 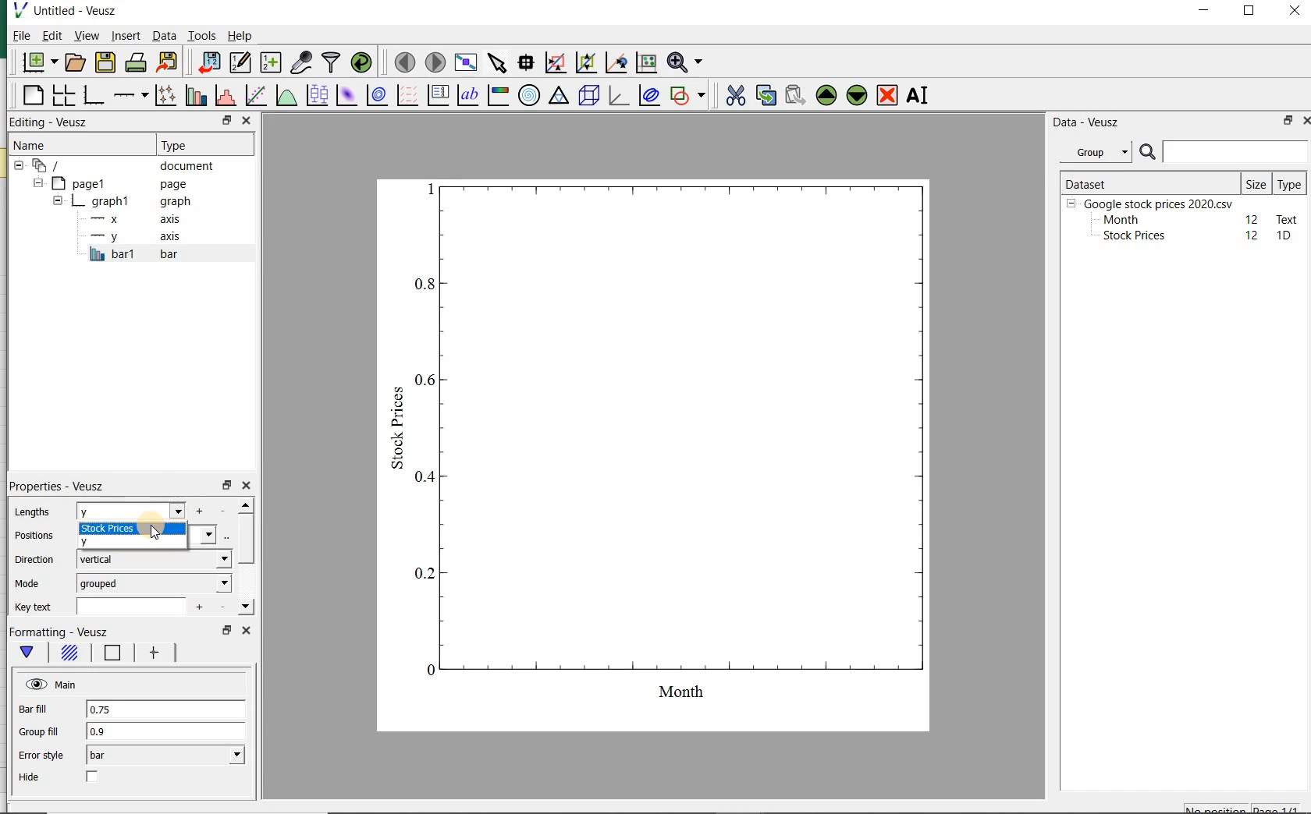 What do you see at coordinates (1252, 12) in the screenshot?
I see `maximize` at bounding box center [1252, 12].